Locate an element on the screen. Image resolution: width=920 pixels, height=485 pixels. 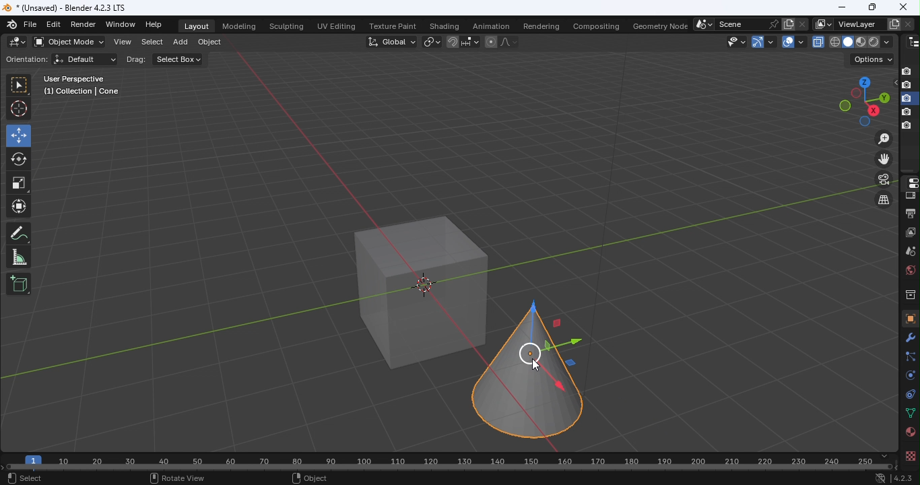
Sets the objects interaction mode is located at coordinates (68, 42).